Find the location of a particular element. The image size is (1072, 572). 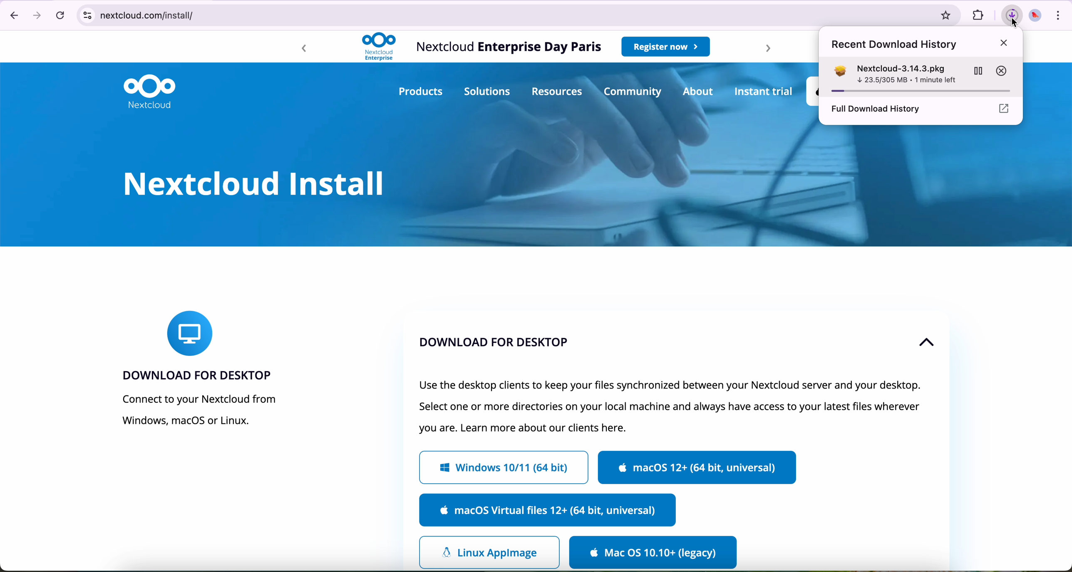

Nextcloud install is located at coordinates (251, 183).